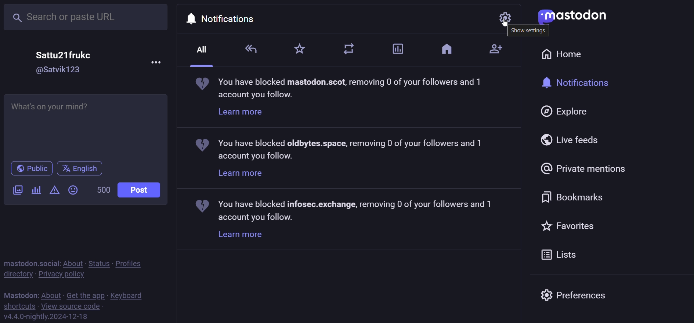  What do you see at coordinates (574, 195) in the screenshot?
I see `bookmark` at bounding box center [574, 195].